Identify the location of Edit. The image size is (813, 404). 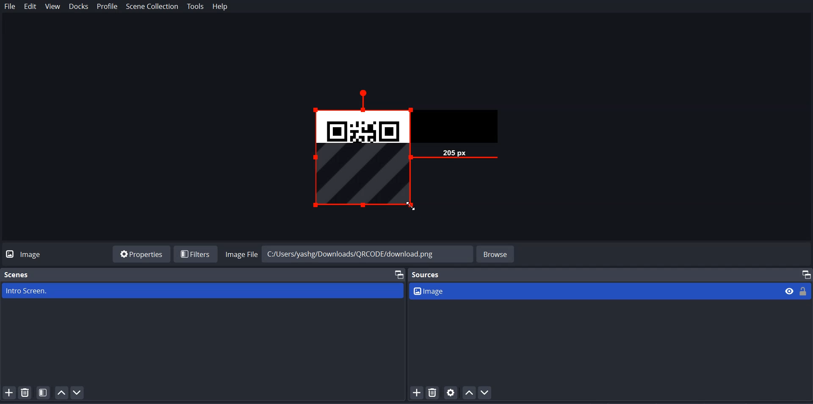
(30, 7).